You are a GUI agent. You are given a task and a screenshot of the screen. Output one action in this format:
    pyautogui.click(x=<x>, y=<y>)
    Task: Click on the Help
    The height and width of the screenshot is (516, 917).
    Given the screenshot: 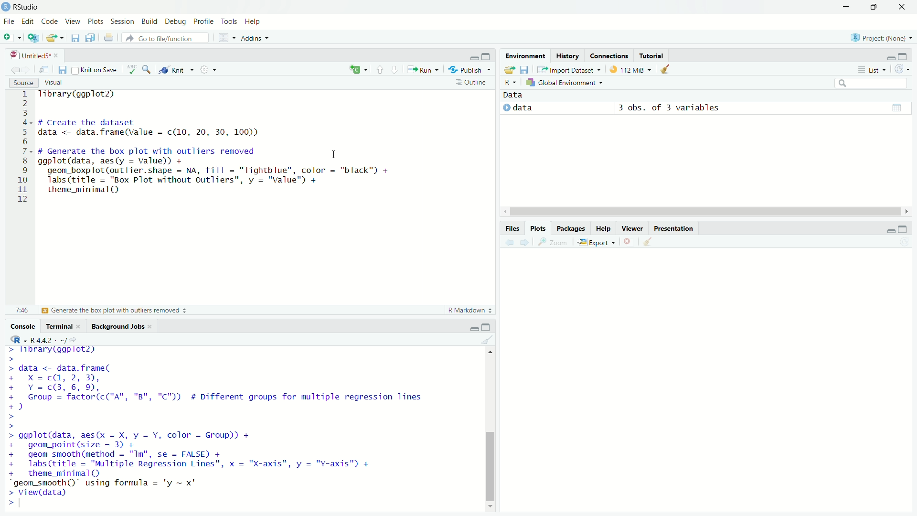 What is the action you would take?
    pyautogui.click(x=257, y=21)
    